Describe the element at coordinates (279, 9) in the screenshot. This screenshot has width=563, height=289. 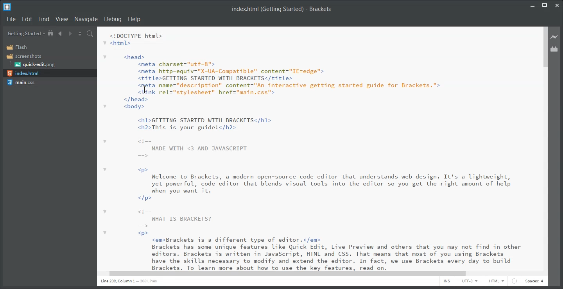
I see `index.html (Getting Started) - Brackets` at that location.